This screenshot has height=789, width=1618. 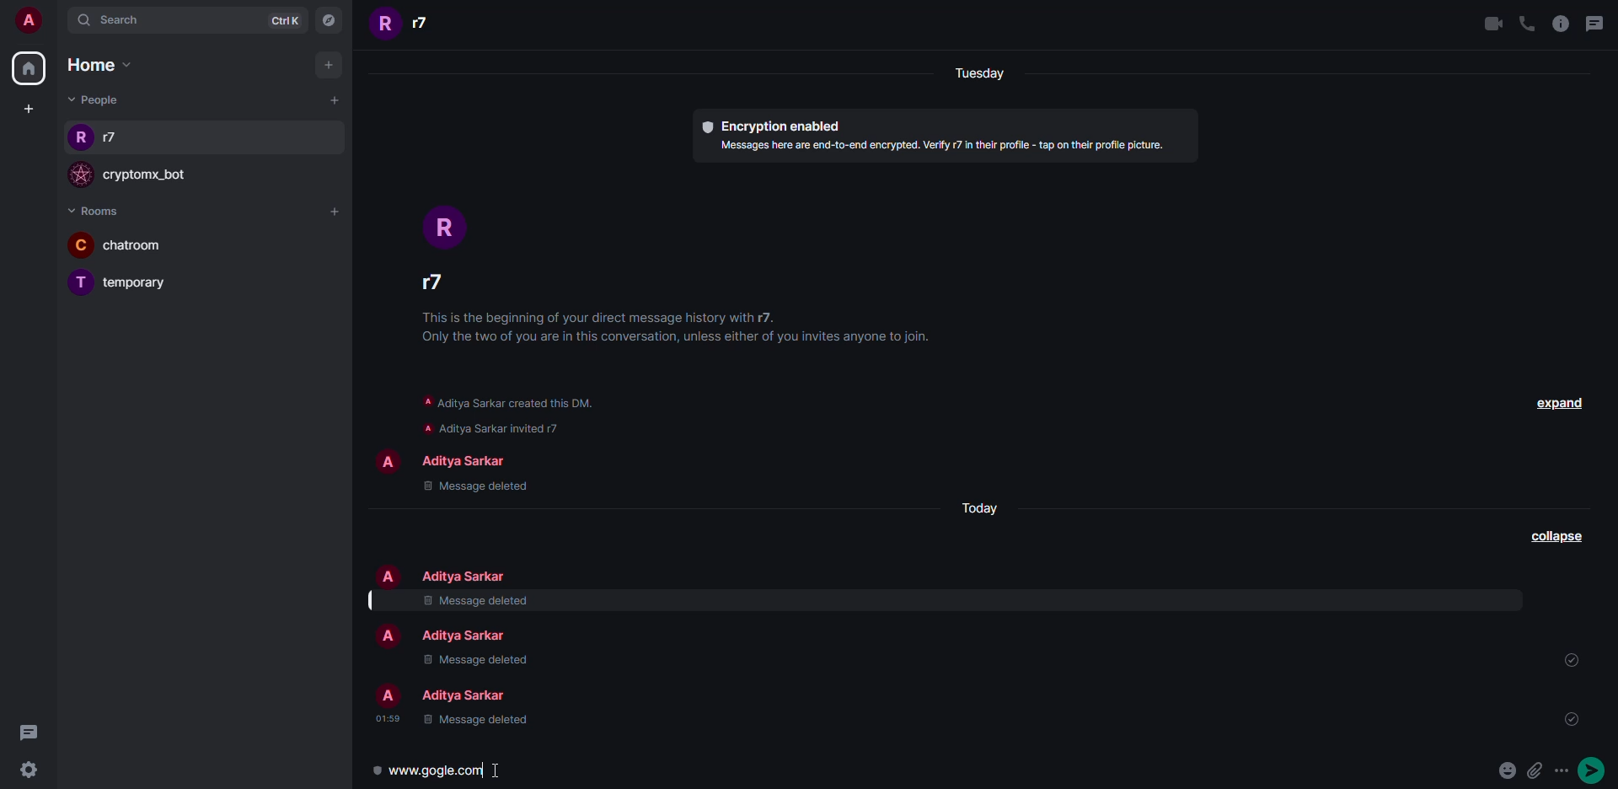 What do you see at coordinates (983, 504) in the screenshot?
I see `day` at bounding box center [983, 504].